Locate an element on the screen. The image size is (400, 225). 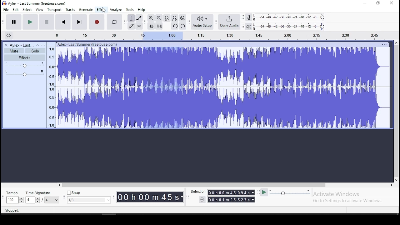
generate is located at coordinates (86, 10).